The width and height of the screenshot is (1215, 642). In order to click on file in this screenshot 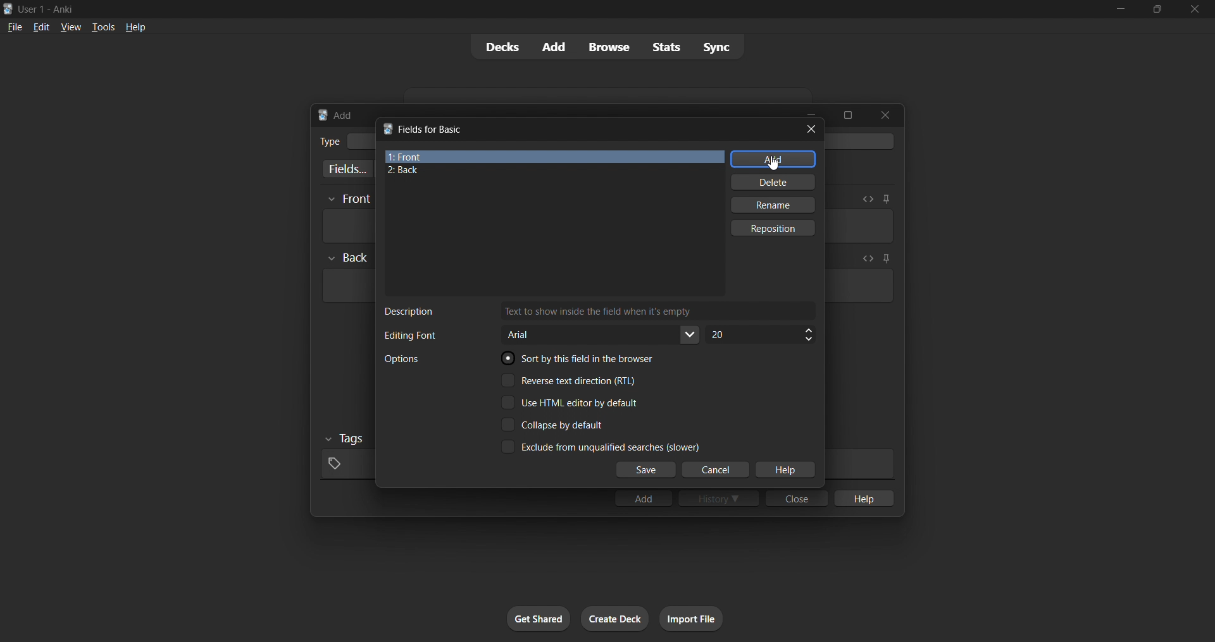, I will do `click(15, 26)`.